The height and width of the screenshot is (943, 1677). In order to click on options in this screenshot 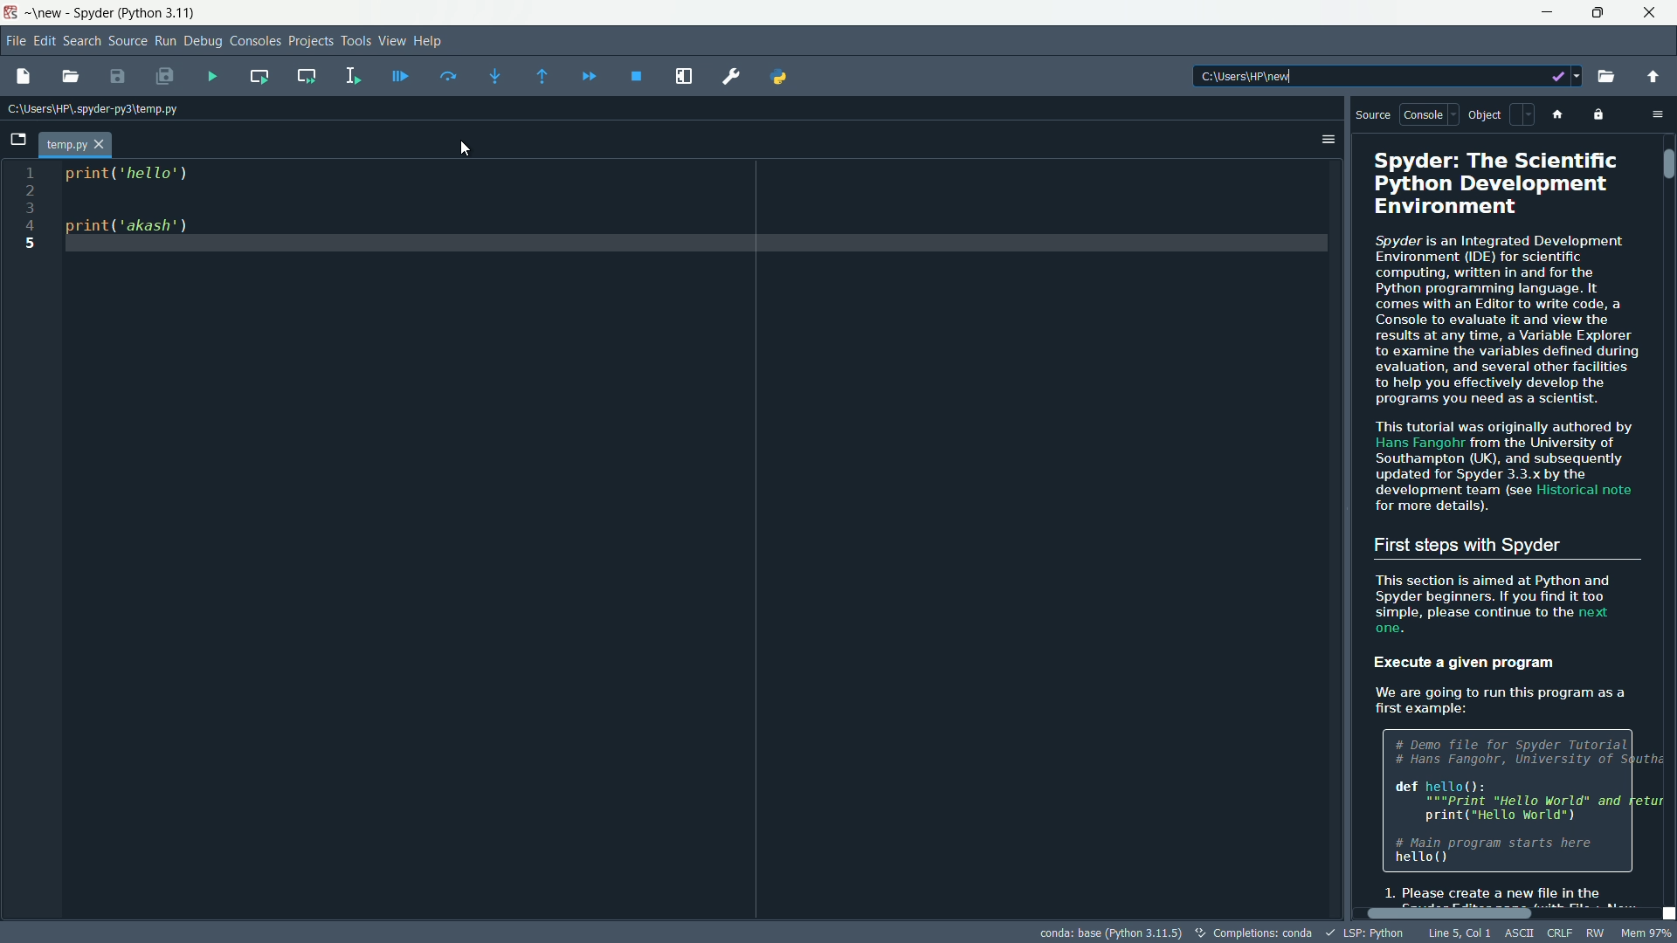, I will do `click(1328, 137)`.